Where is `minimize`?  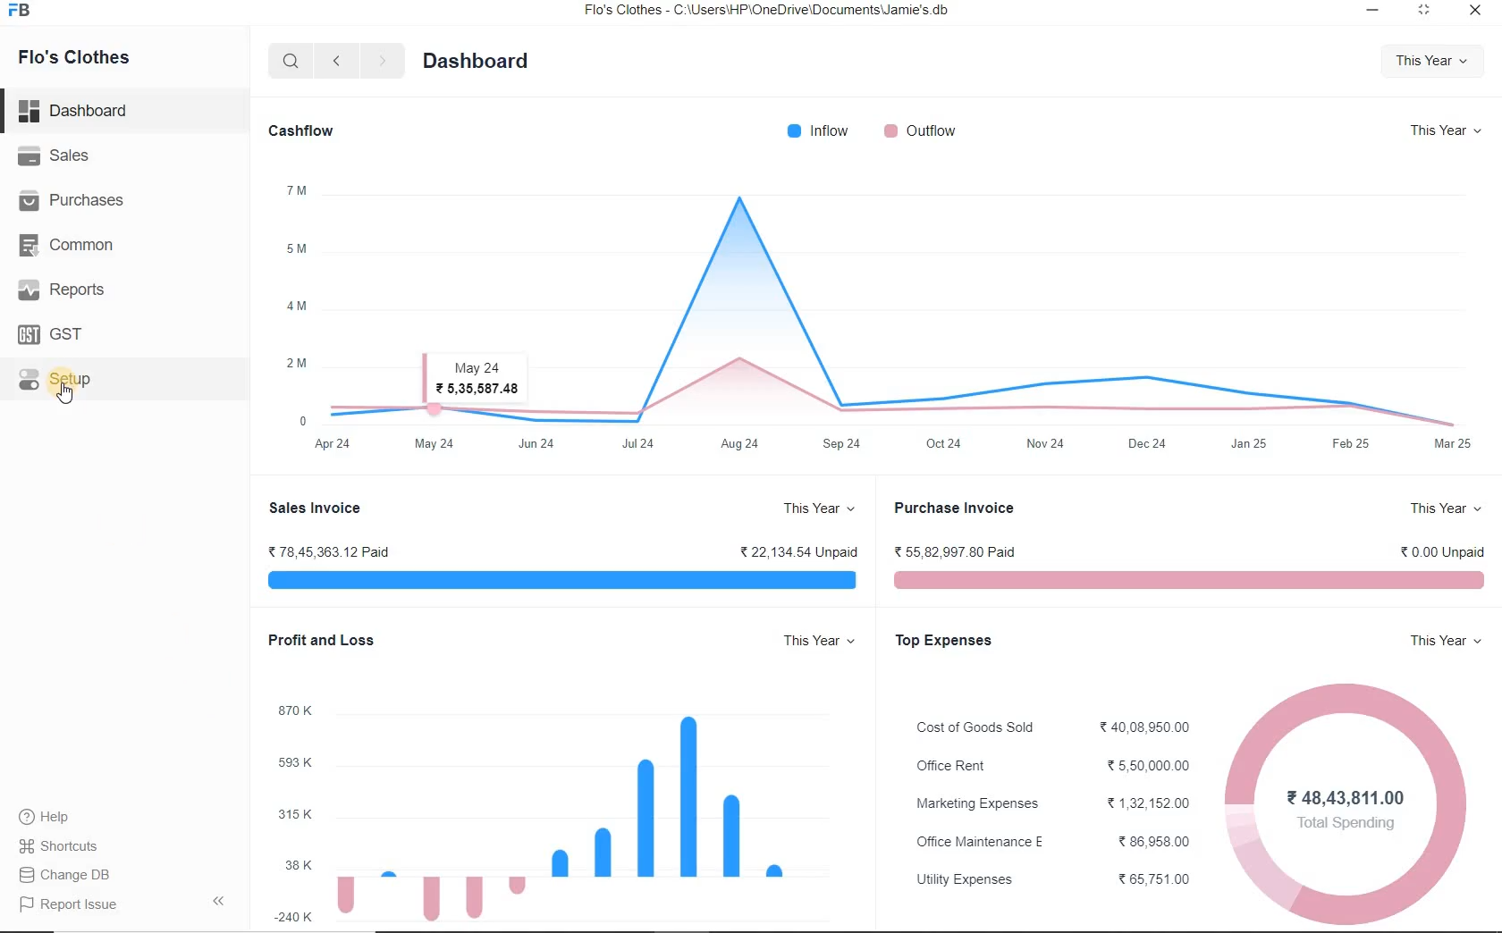
minimize is located at coordinates (1373, 12).